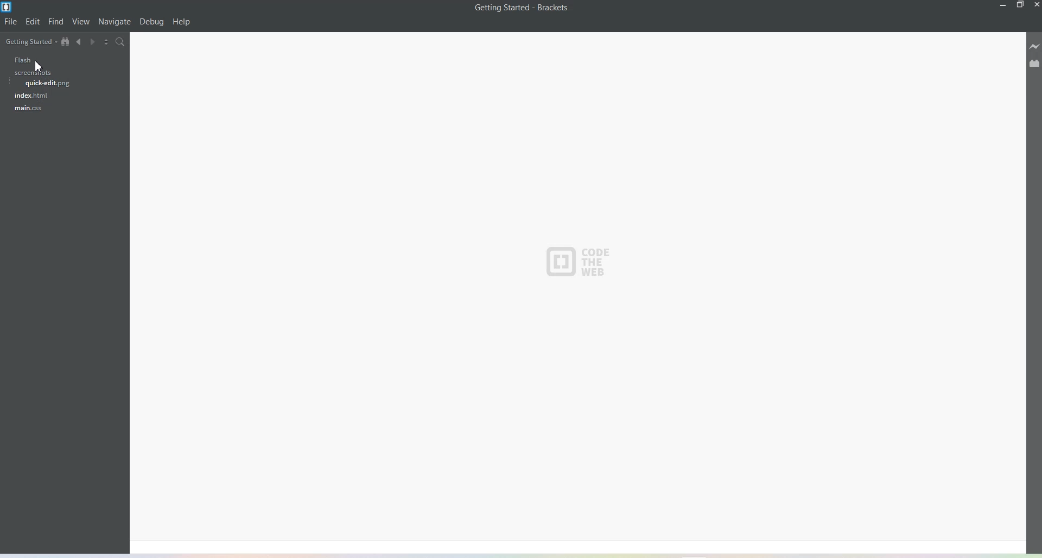  I want to click on Logo, so click(580, 262).